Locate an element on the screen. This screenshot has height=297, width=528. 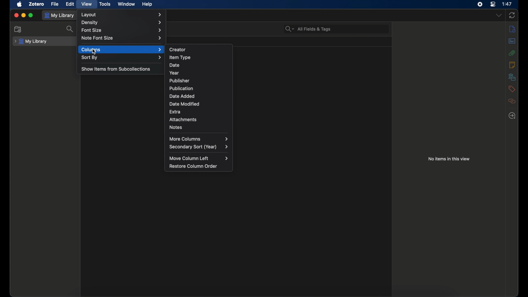
sort by is located at coordinates (122, 57).